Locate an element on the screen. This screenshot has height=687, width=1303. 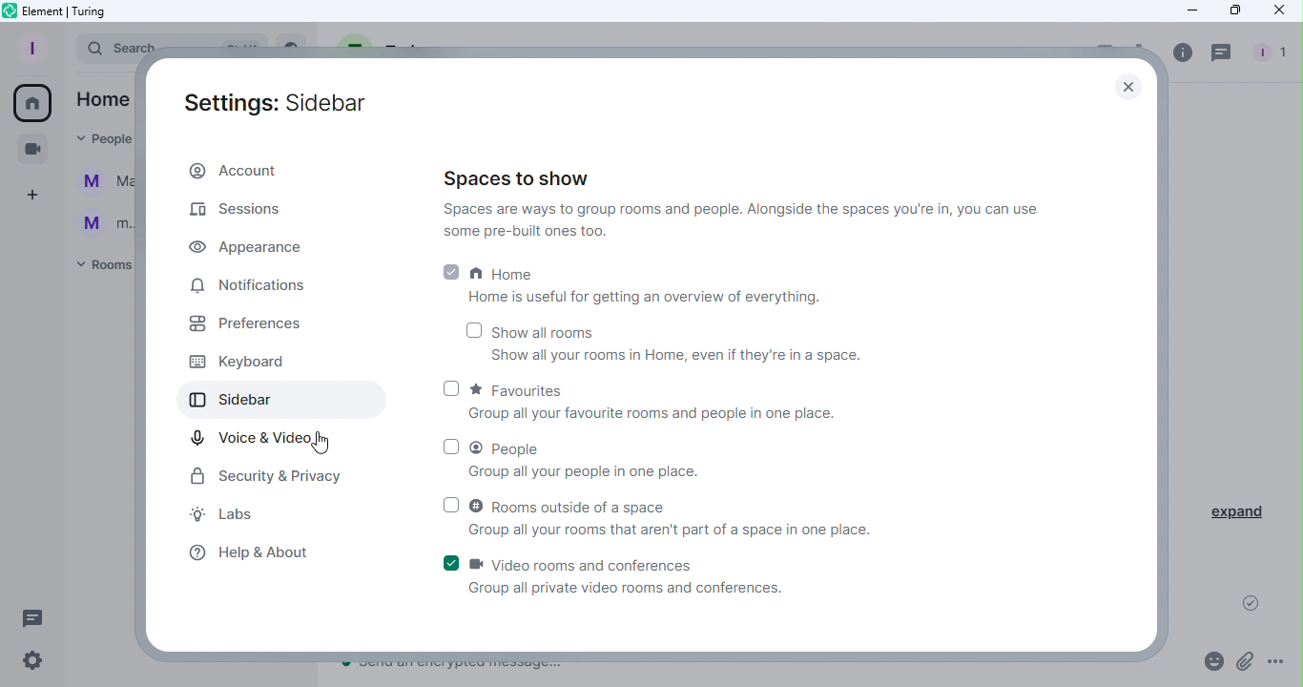
Sessions is located at coordinates (239, 204).